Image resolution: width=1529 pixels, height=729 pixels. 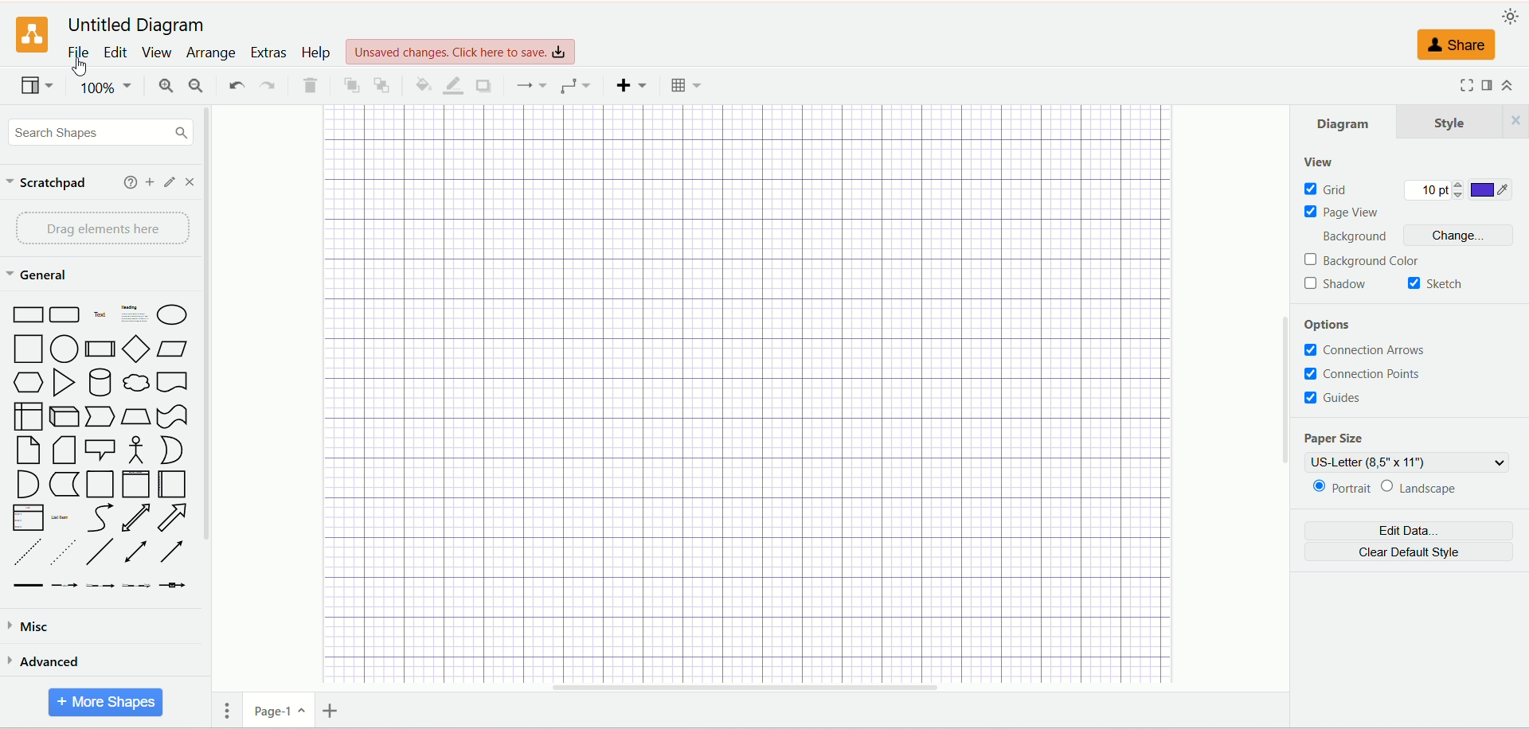 What do you see at coordinates (99, 623) in the screenshot?
I see `misc` at bounding box center [99, 623].